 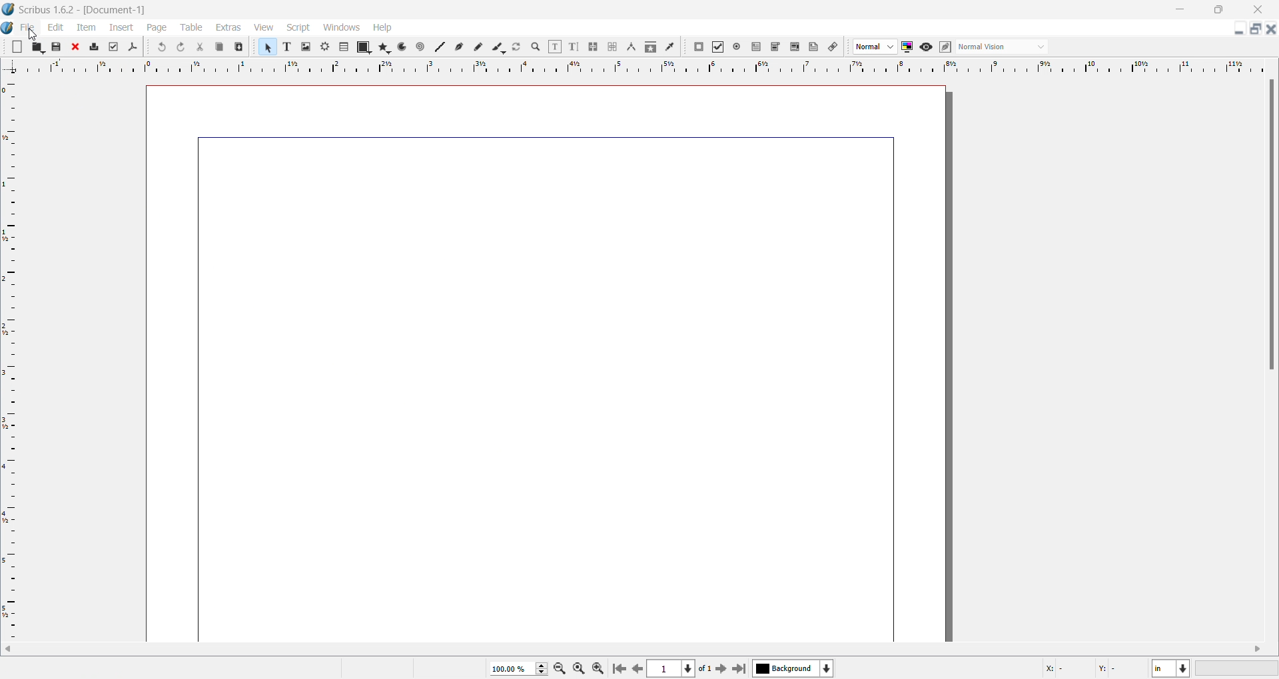 I want to click on multiple tabs, so click(x=1256, y=27).